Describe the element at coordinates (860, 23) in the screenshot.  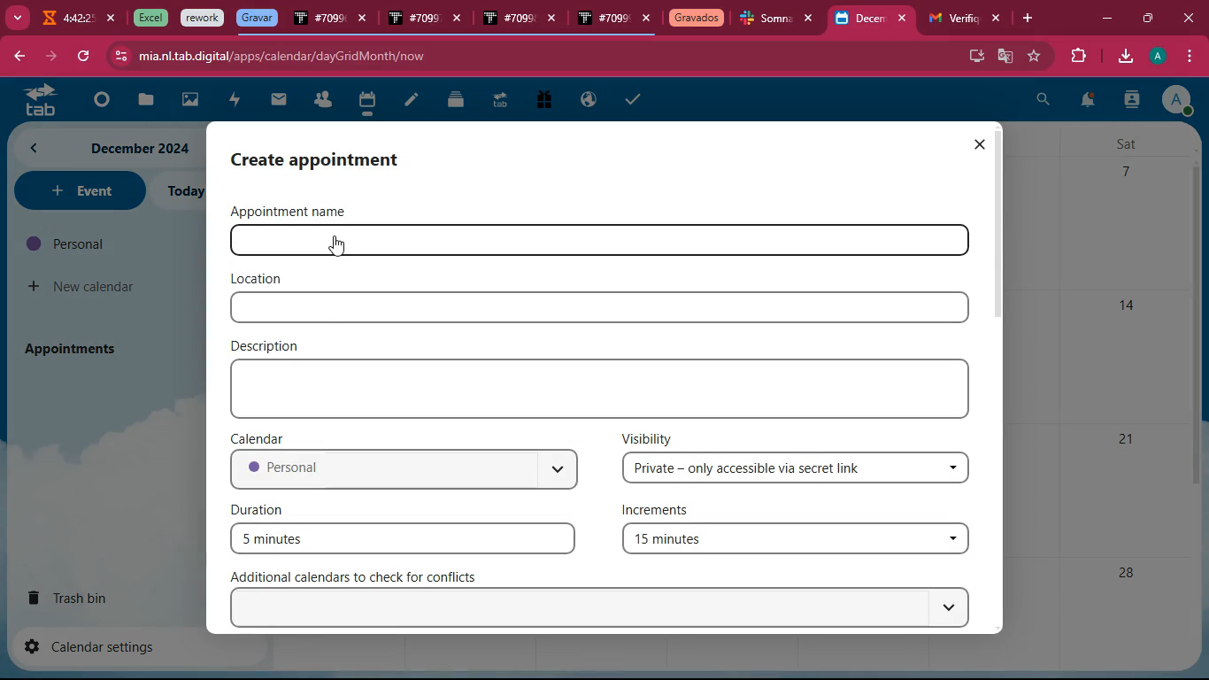
I see `current tab` at that location.